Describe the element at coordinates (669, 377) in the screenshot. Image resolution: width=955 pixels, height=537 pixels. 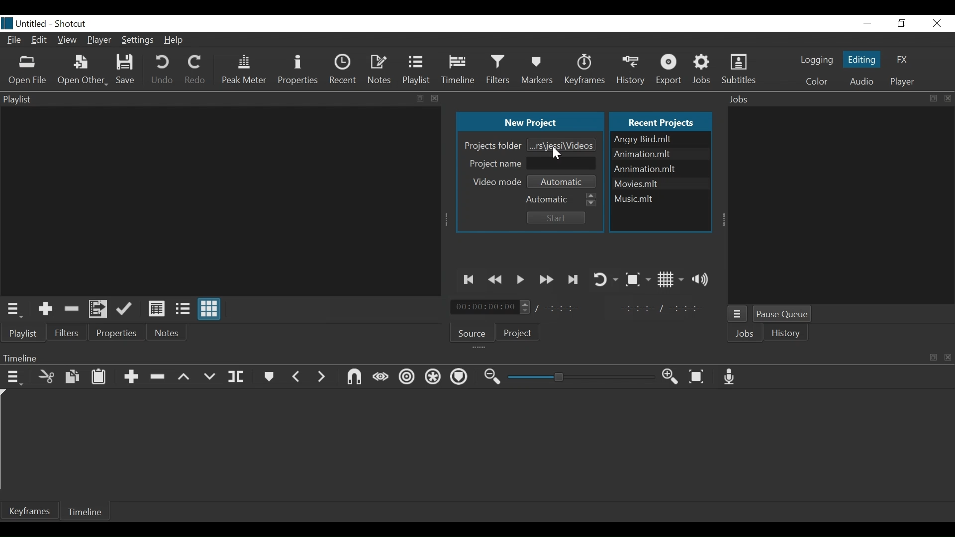
I see `Zoom Timeline in` at that location.